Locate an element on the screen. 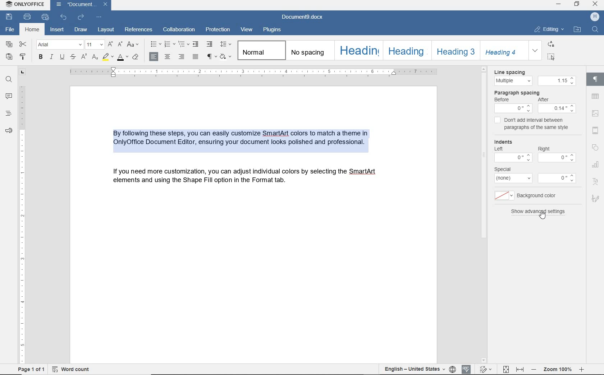 Image resolution: width=604 pixels, height=375 pixels. cut is located at coordinates (23, 44).